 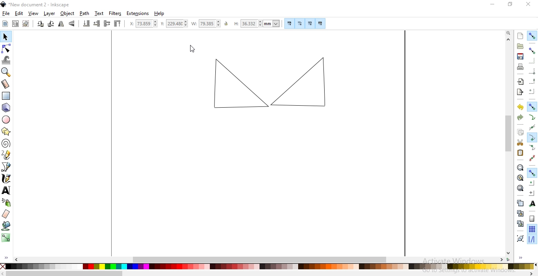 What do you see at coordinates (7, 214) in the screenshot?
I see `erase existing paths` at bounding box center [7, 214].